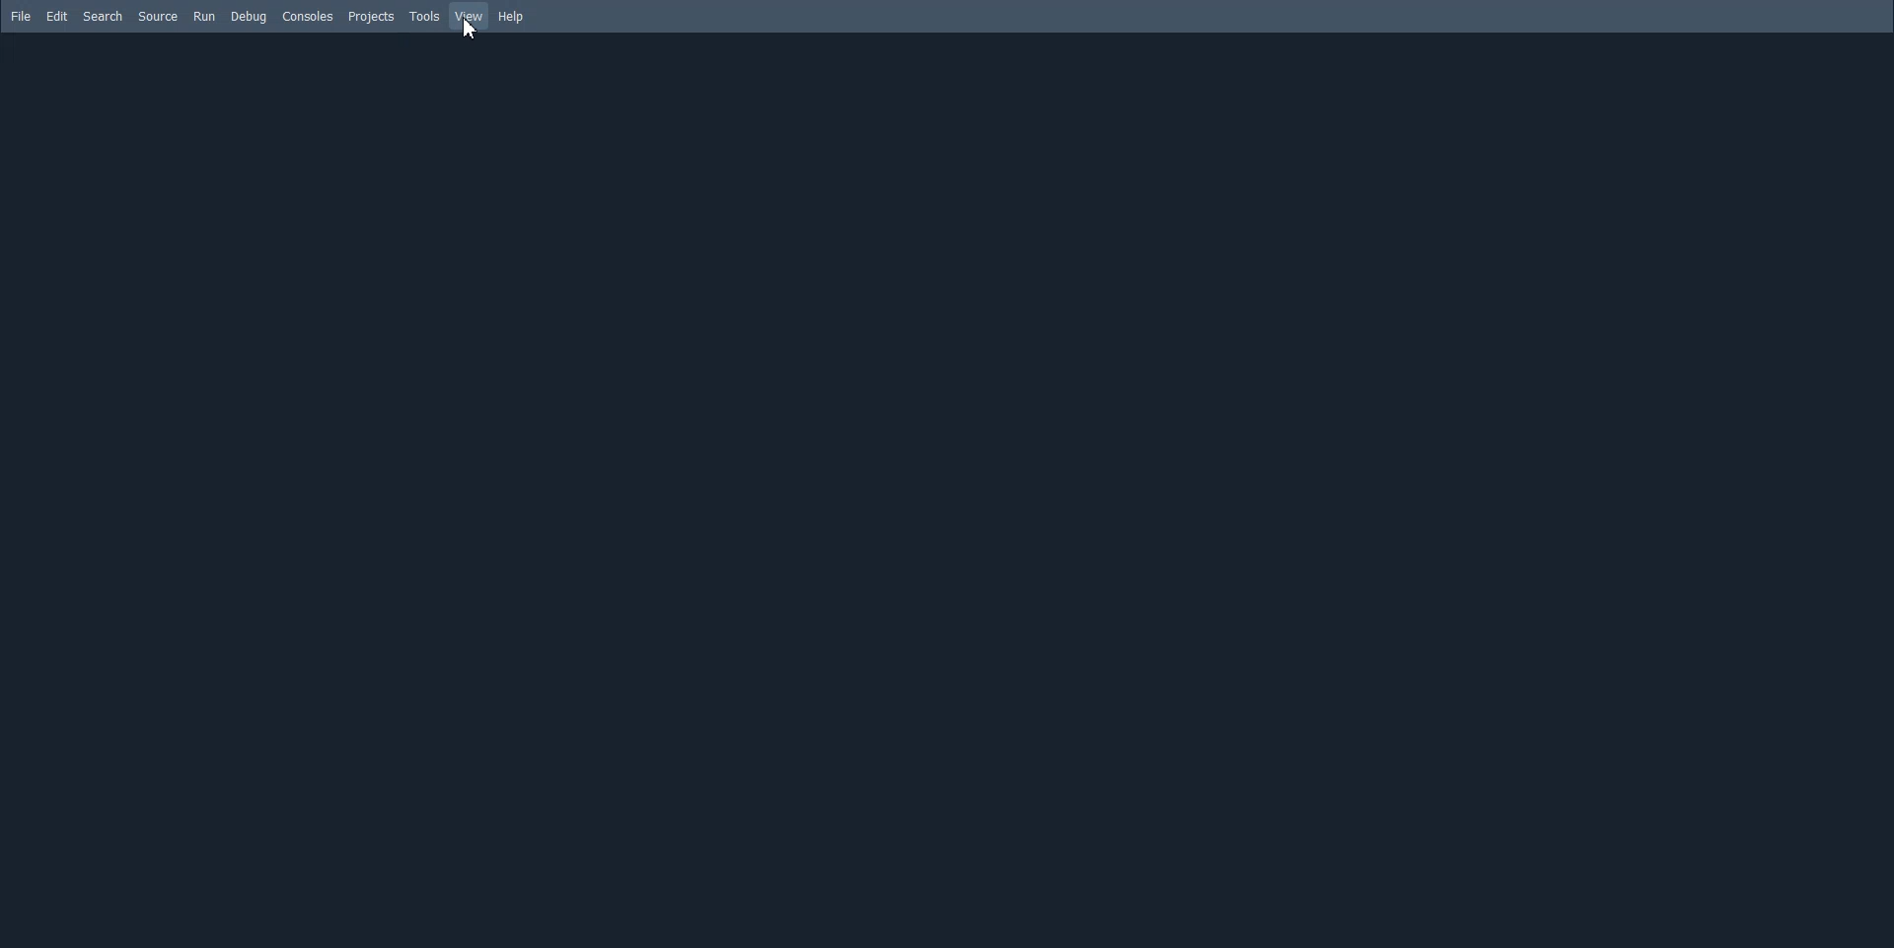 The width and height of the screenshot is (1894, 948). I want to click on Source, so click(158, 17).